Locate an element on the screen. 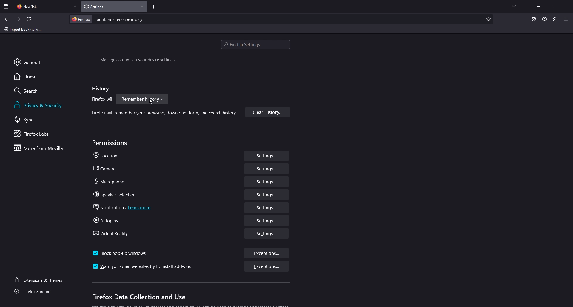 The height and width of the screenshot is (307, 573). search is located at coordinates (32, 91).